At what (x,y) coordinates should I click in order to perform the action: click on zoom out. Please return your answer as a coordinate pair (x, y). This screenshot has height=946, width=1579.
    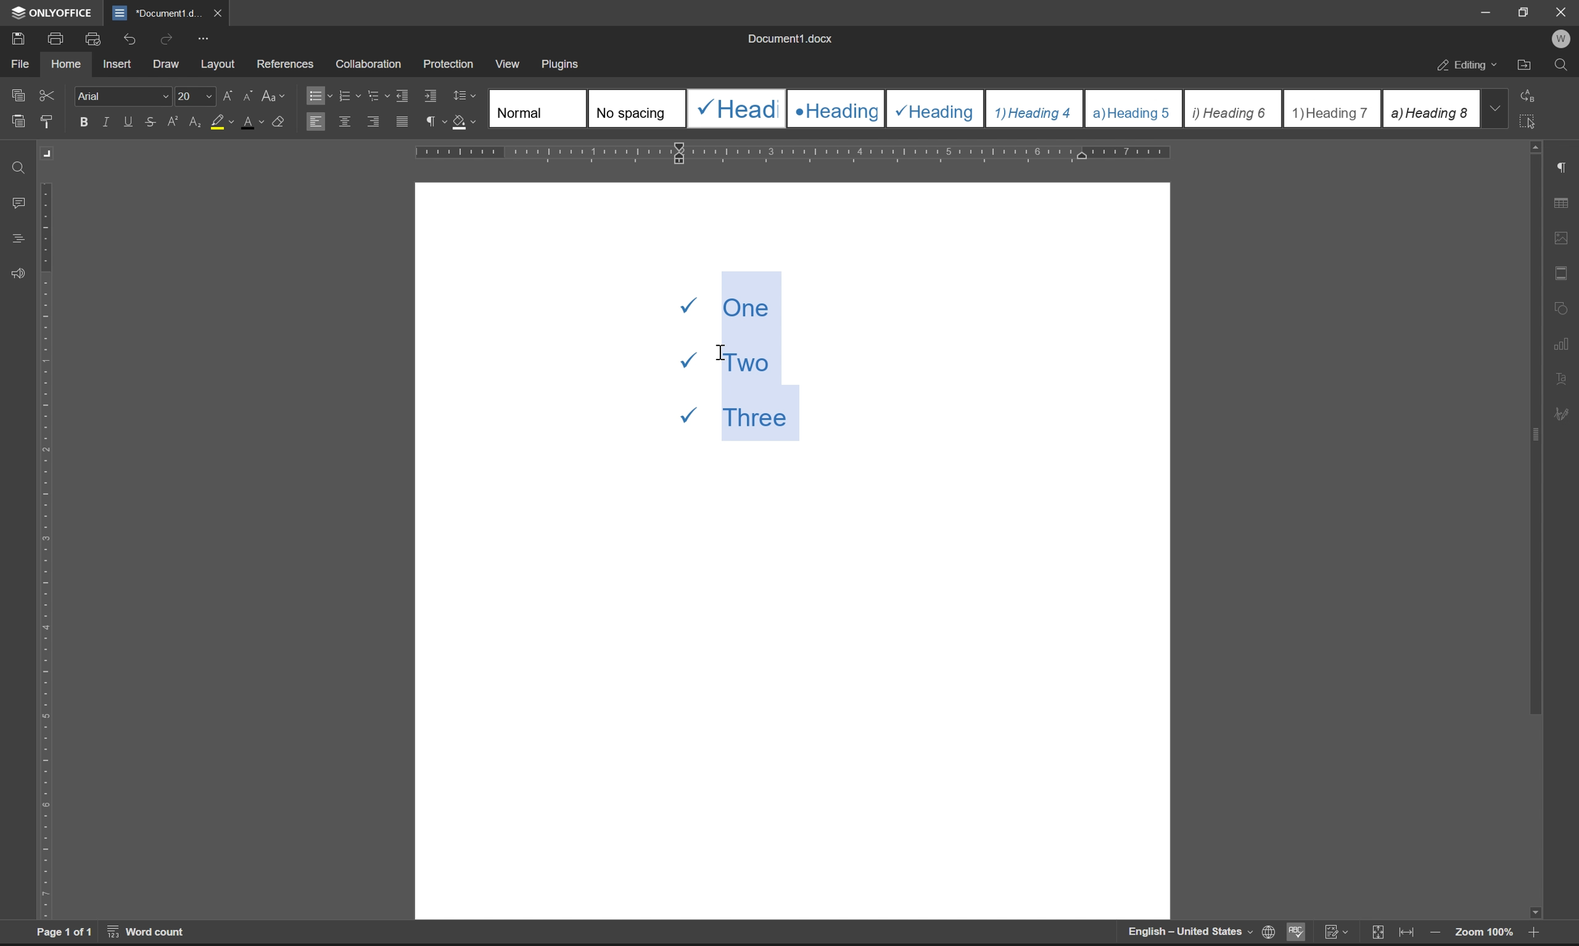
    Looking at the image, I should click on (1434, 934).